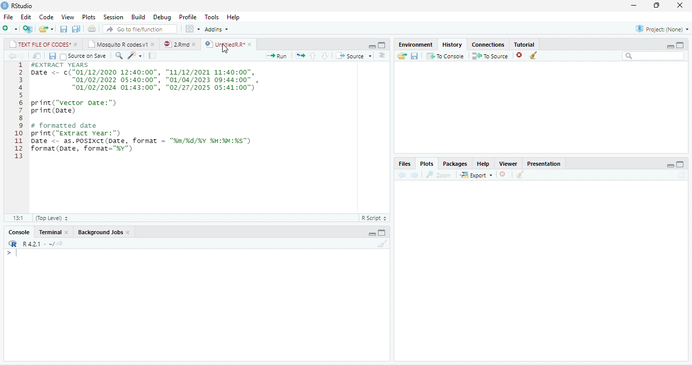  I want to click on close, so click(128, 232).